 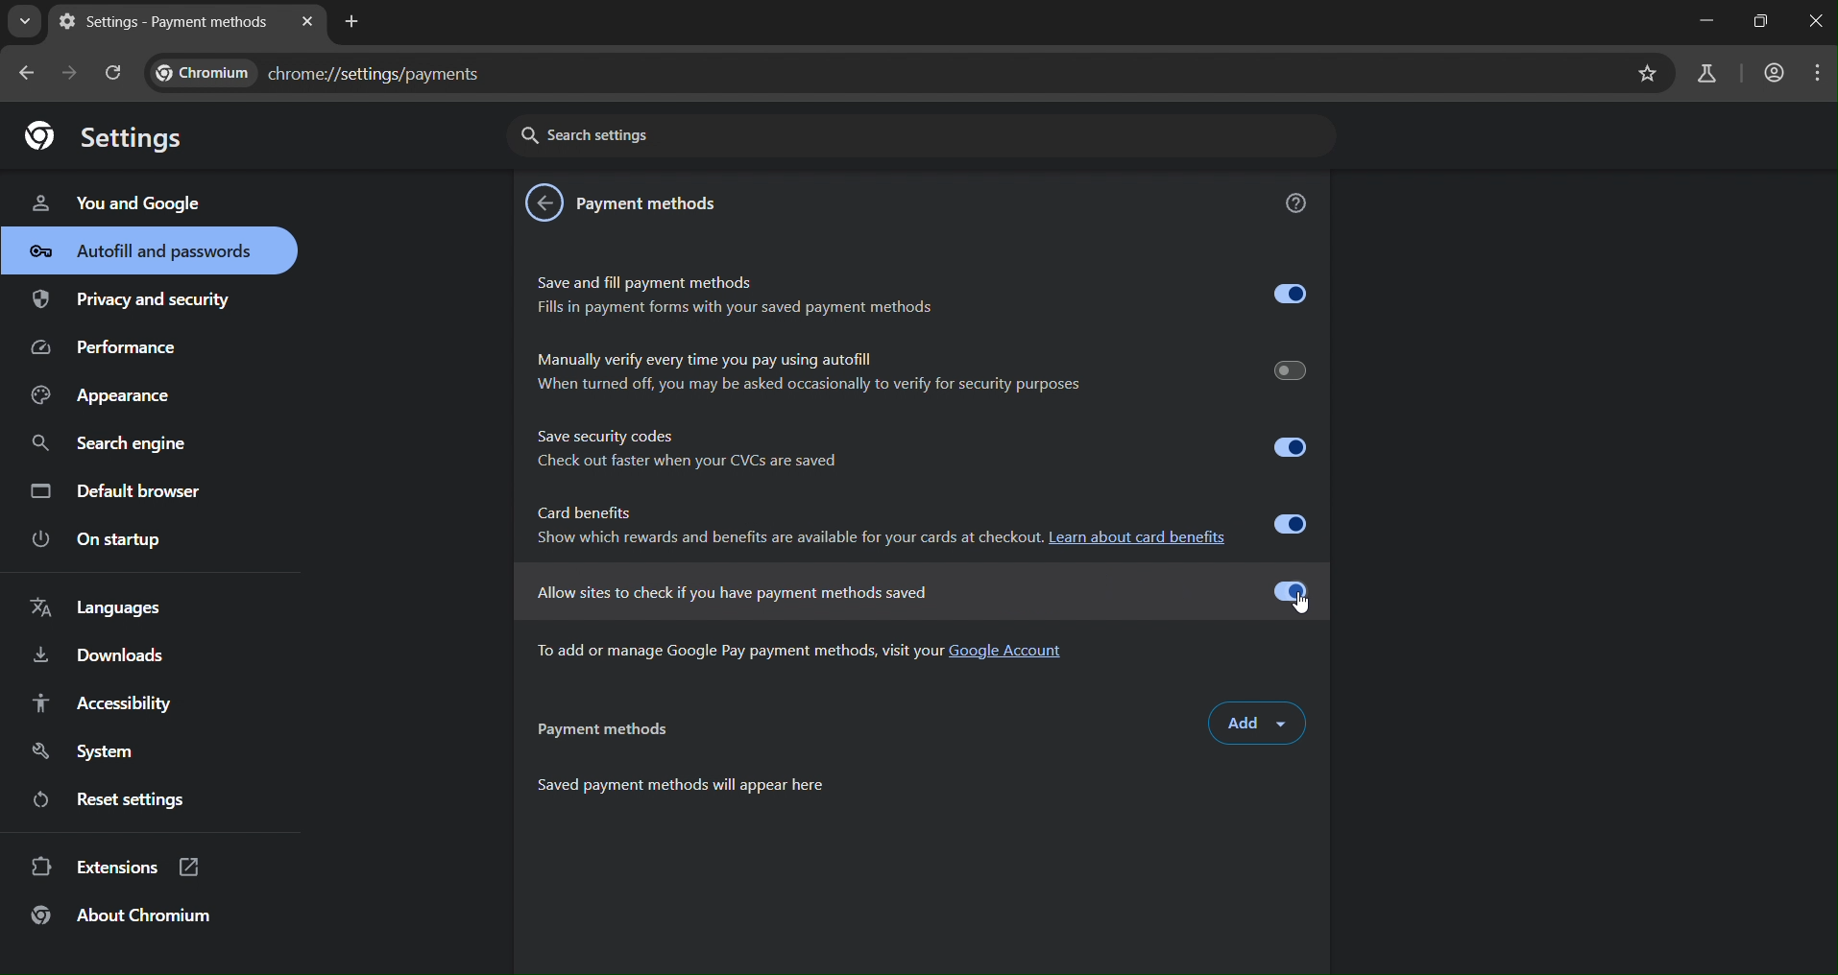 I want to click on back, so click(x=544, y=202).